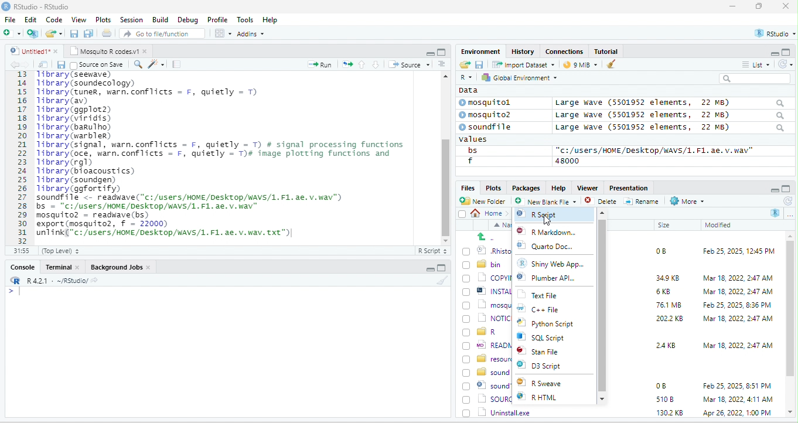 The width and height of the screenshot is (798, 423). I want to click on RHTML, so click(546, 398).